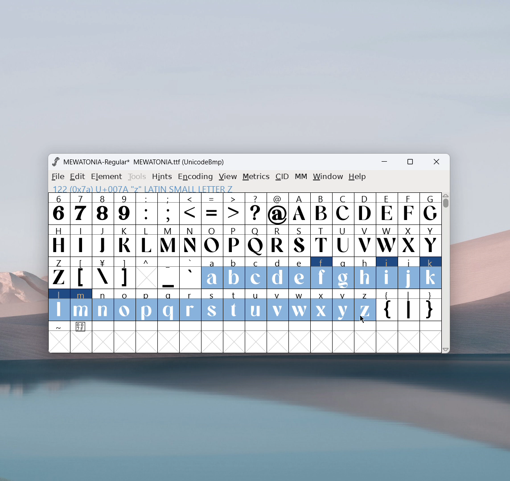 The height and width of the screenshot is (481, 510). What do you see at coordinates (255, 241) in the screenshot?
I see `Q` at bounding box center [255, 241].